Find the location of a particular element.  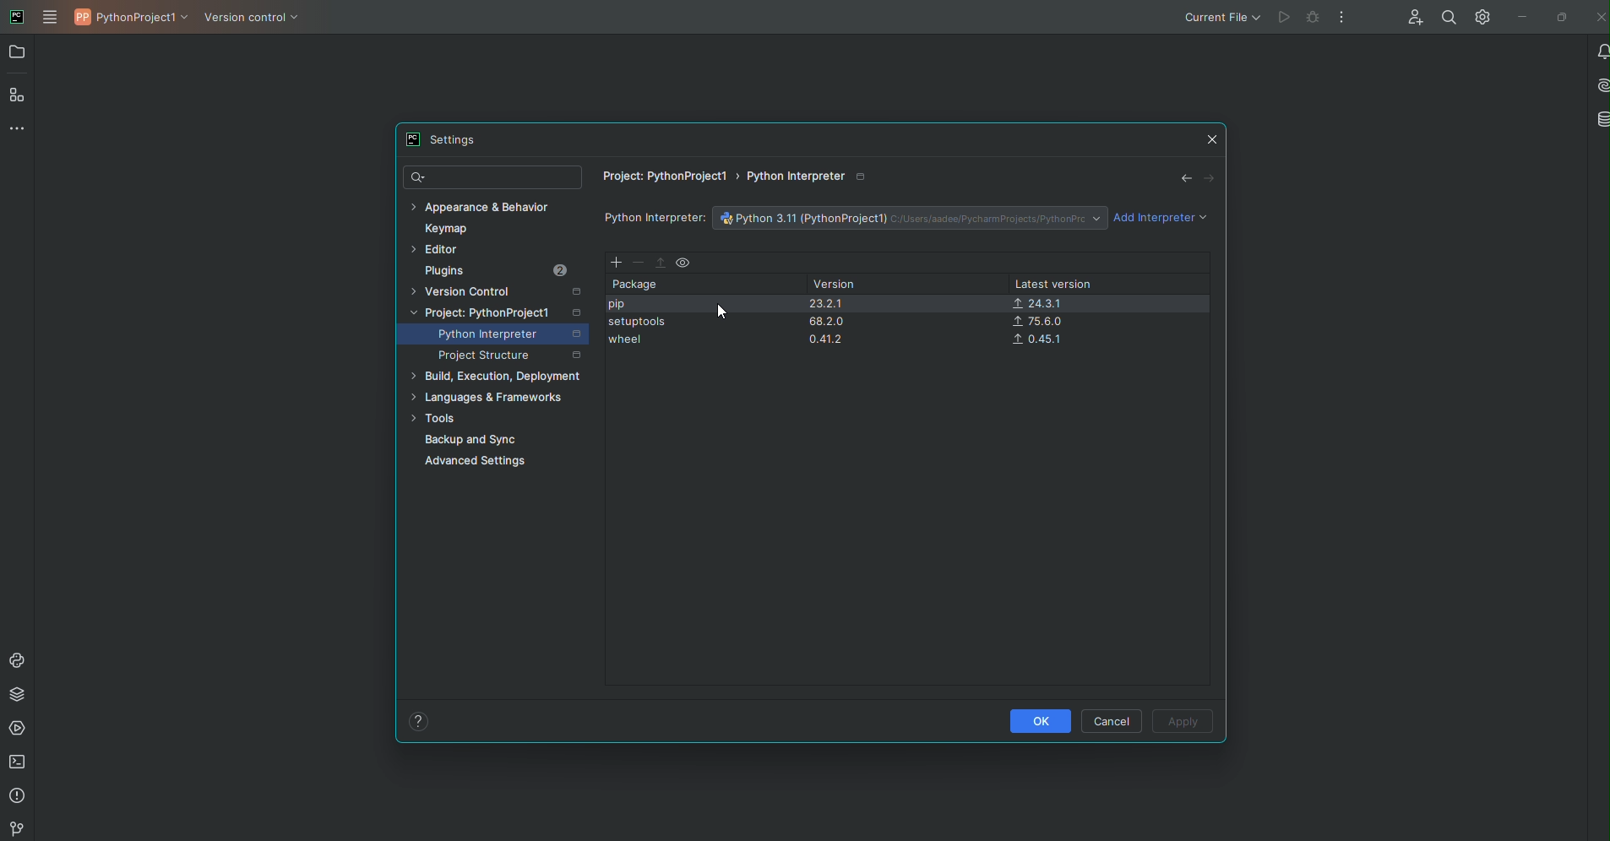

Latest version is located at coordinates (1051, 283).